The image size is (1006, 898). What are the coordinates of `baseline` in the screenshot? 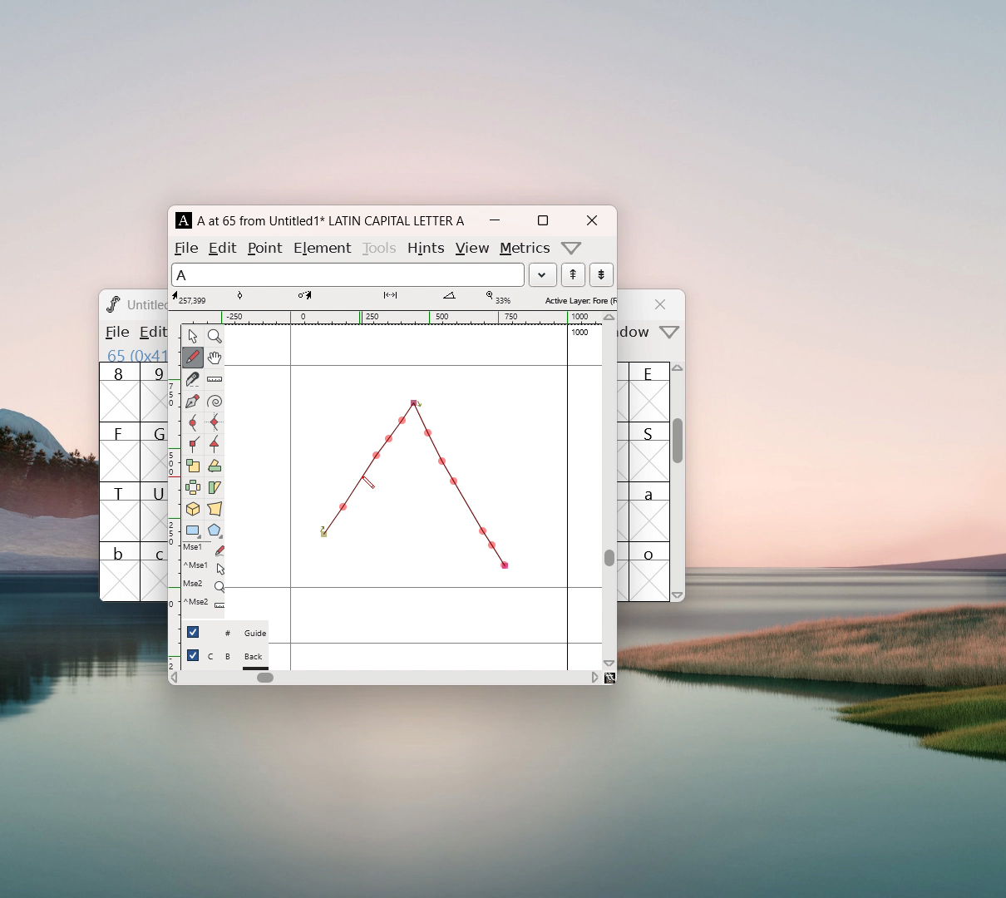 It's located at (414, 588).